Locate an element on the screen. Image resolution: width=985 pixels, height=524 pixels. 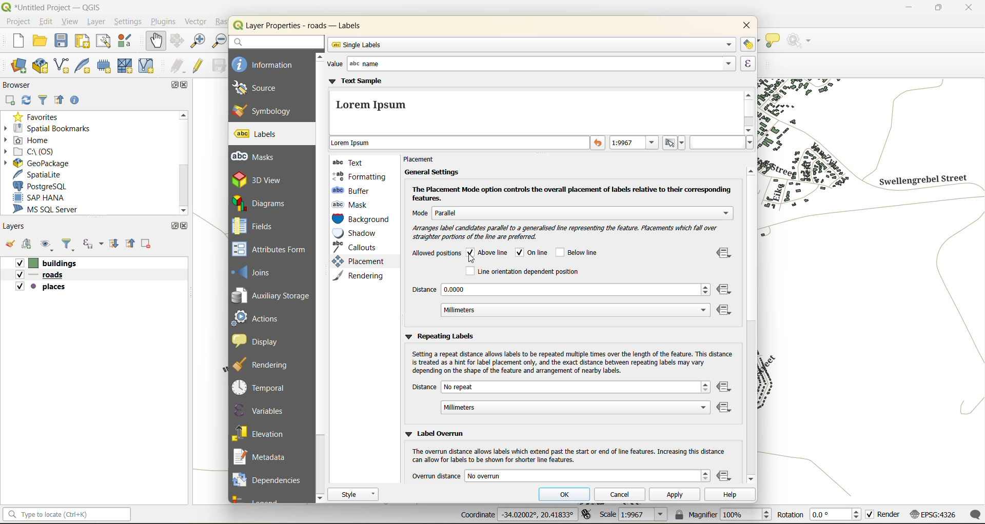
shadow is located at coordinates (361, 233).